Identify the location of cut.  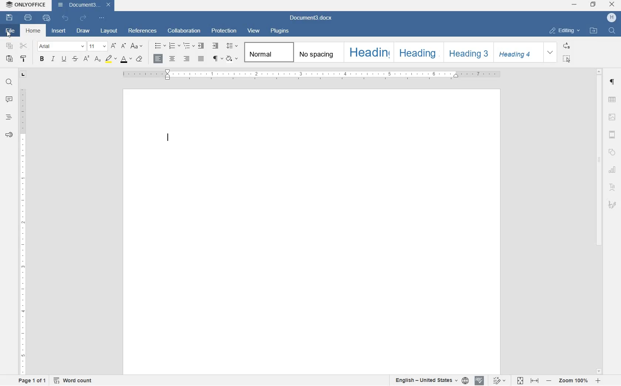
(24, 46).